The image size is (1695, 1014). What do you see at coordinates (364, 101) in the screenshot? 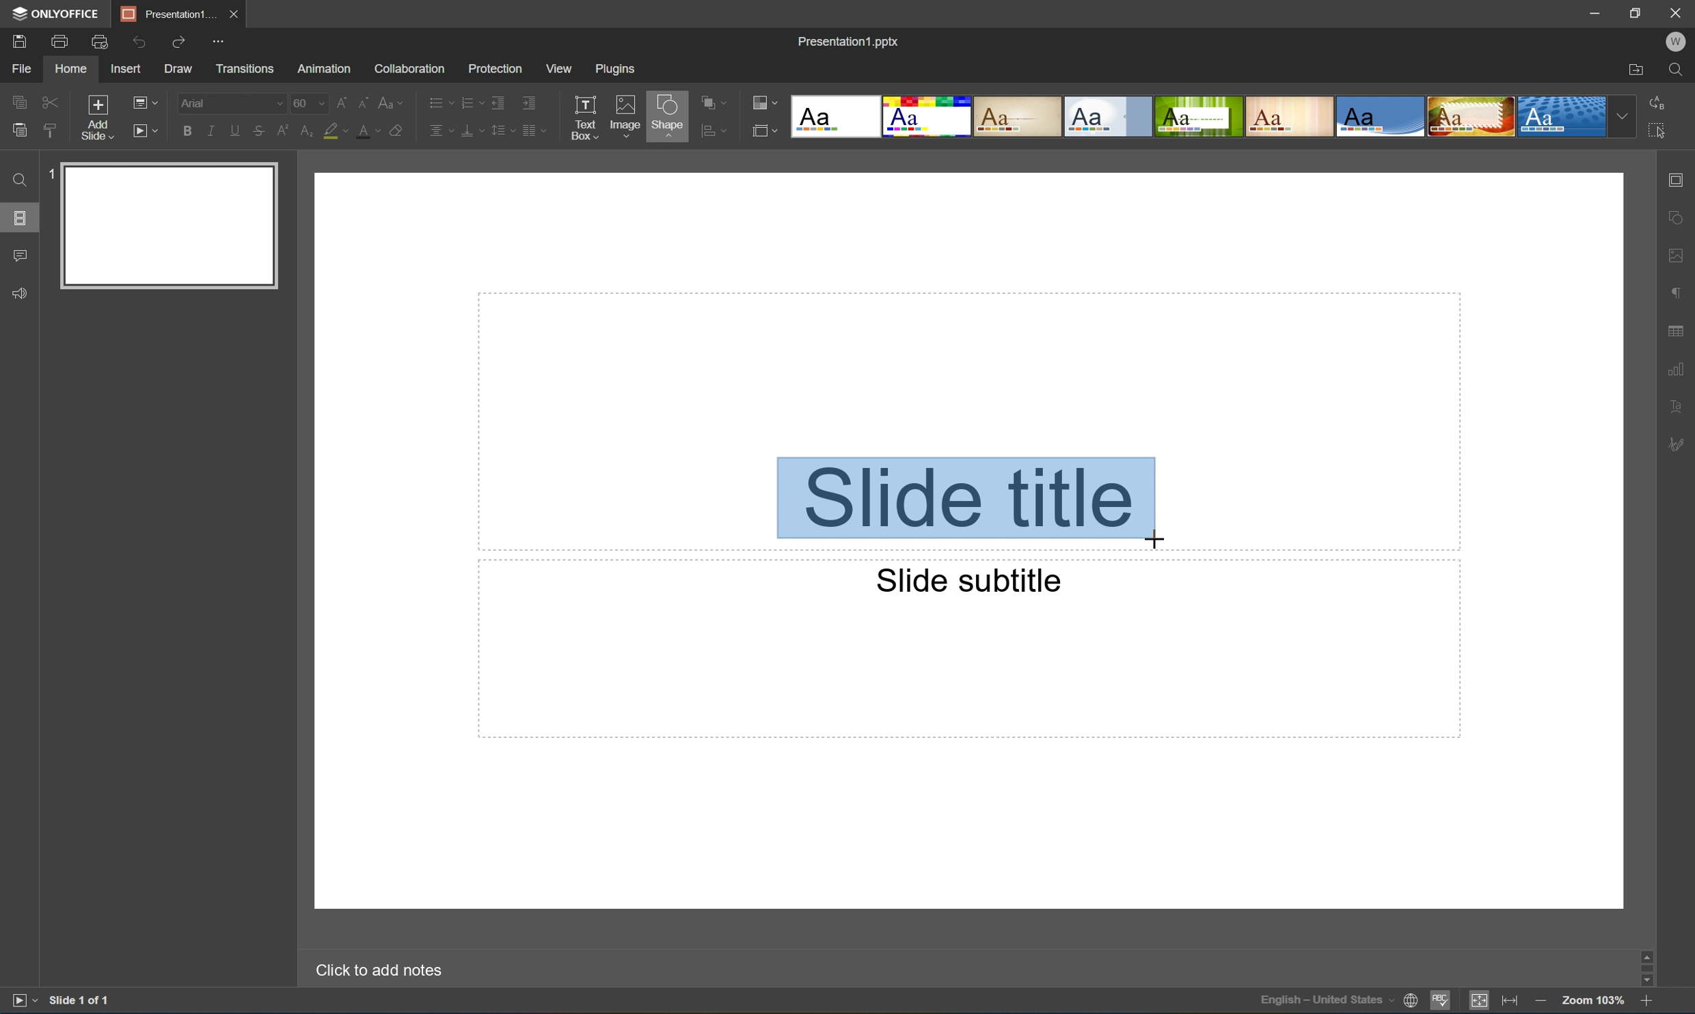
I see `Decrement font size` at bounding box center [364, 101].